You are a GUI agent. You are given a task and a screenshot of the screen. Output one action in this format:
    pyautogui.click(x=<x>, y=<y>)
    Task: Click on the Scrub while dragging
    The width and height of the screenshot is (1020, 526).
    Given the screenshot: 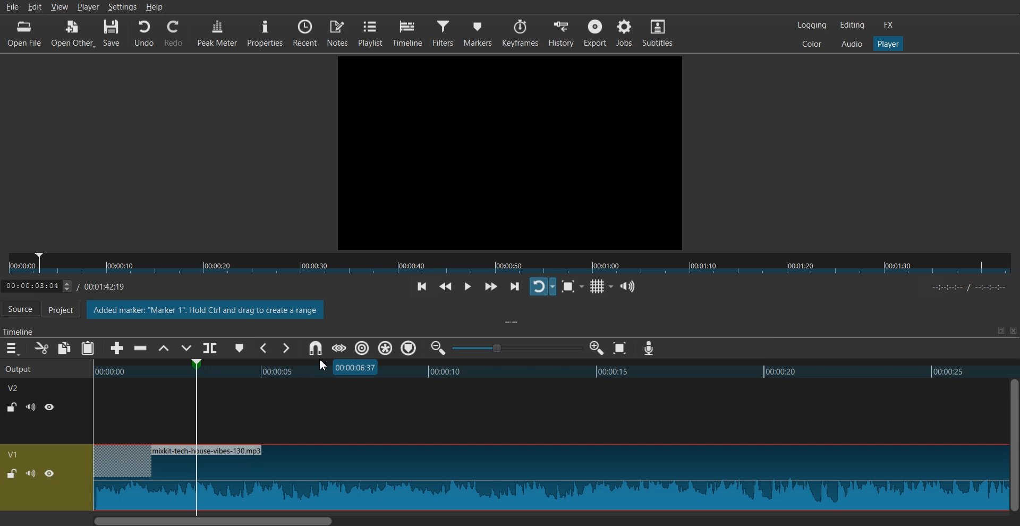 What is the action you would take?
    pyautogui.click(x=338, y=348)
    